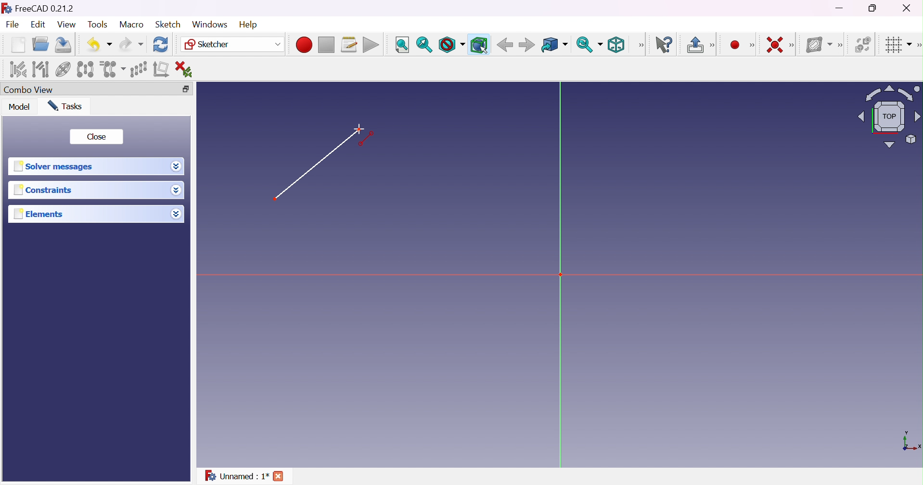 The height and width of the screenshot is (485, 923). Describe the element at coordinates (113, 68) in the screenshot. I see `Clone` at that location.